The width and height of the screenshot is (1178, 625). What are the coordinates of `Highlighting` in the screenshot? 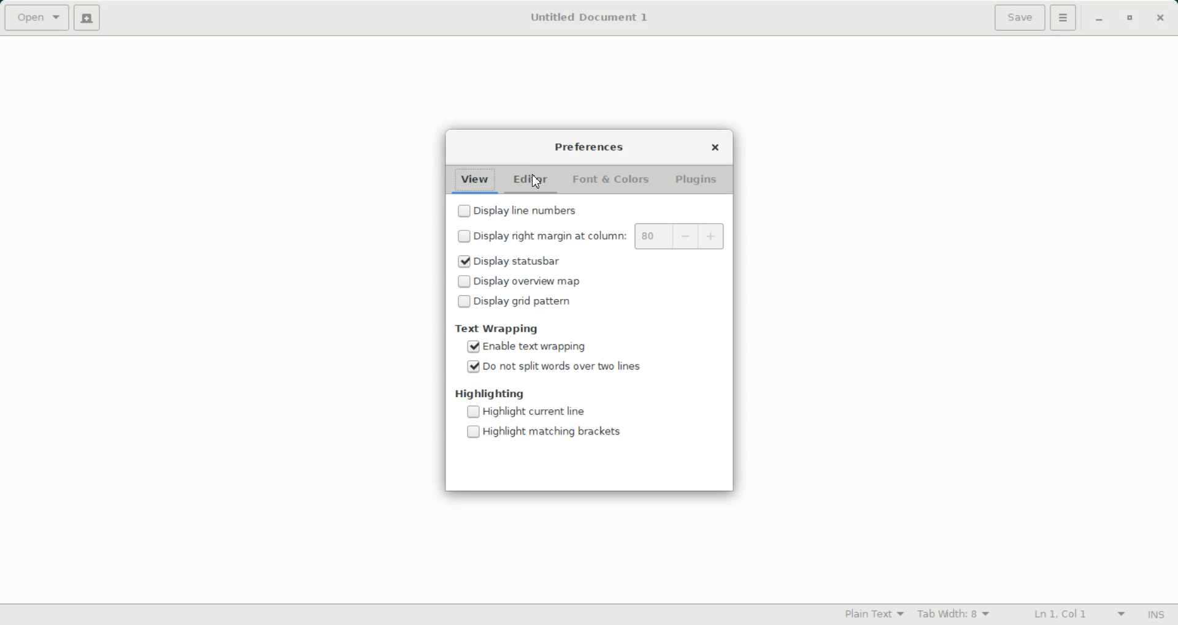 It's located at (493, 394).